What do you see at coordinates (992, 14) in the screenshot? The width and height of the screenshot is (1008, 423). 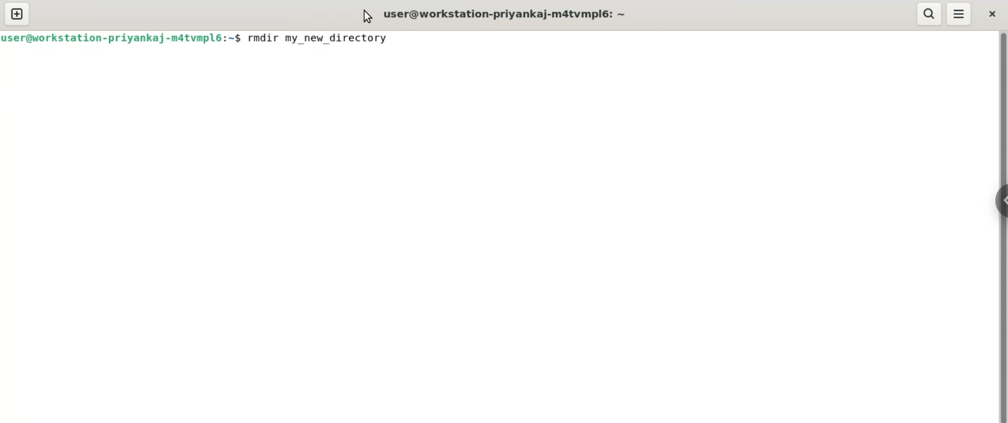 I see `close` at bounding box center [992, 14].